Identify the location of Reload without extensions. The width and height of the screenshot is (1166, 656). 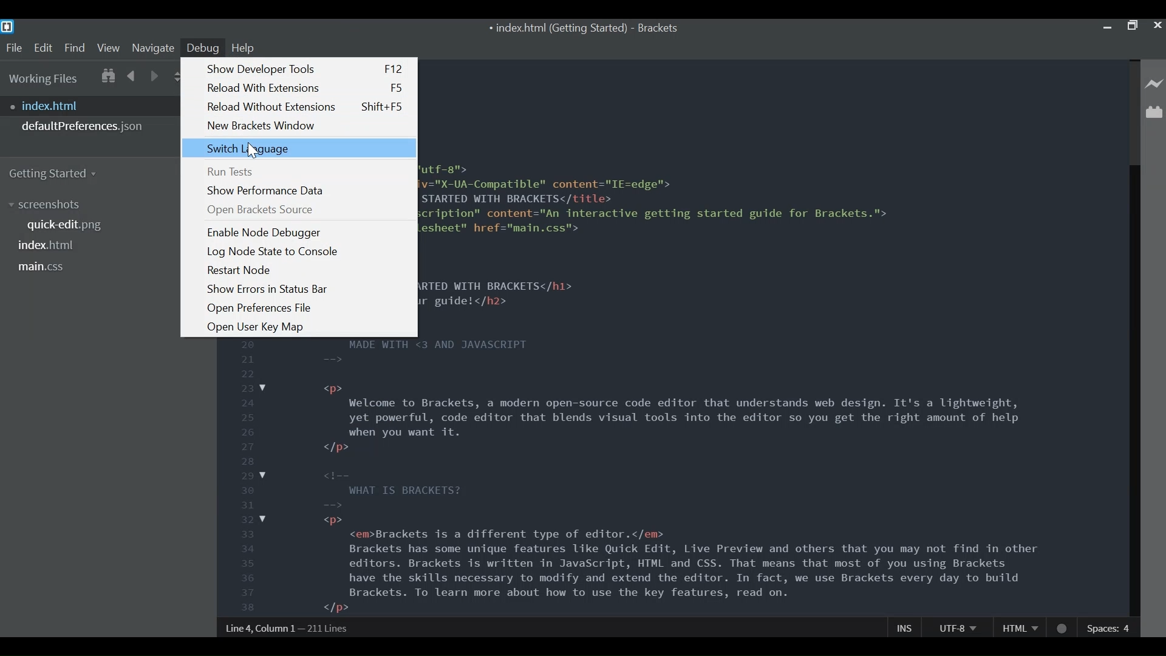
(305, 108).